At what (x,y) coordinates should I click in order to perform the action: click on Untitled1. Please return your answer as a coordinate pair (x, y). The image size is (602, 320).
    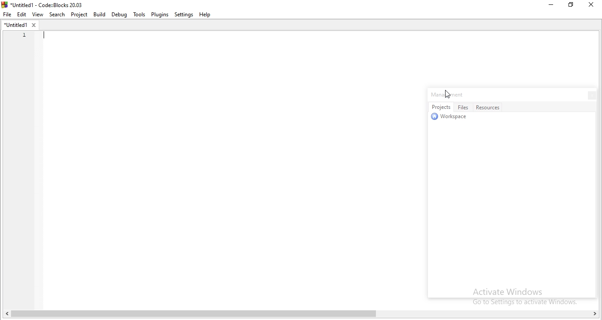
    Looking at the image, I should click on (19, 25).